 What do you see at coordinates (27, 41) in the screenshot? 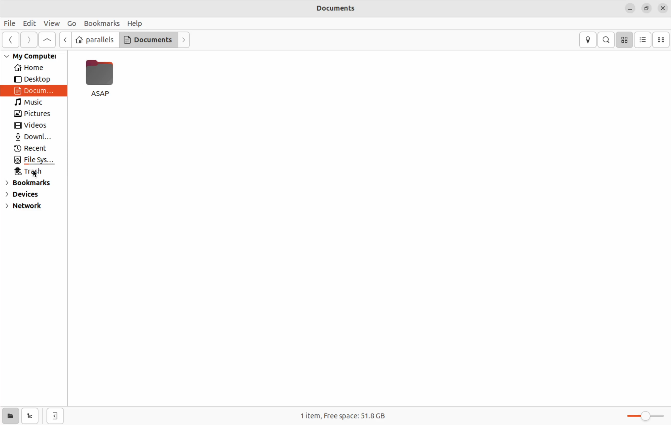
I see `forward` at bounding box center [27, 41].